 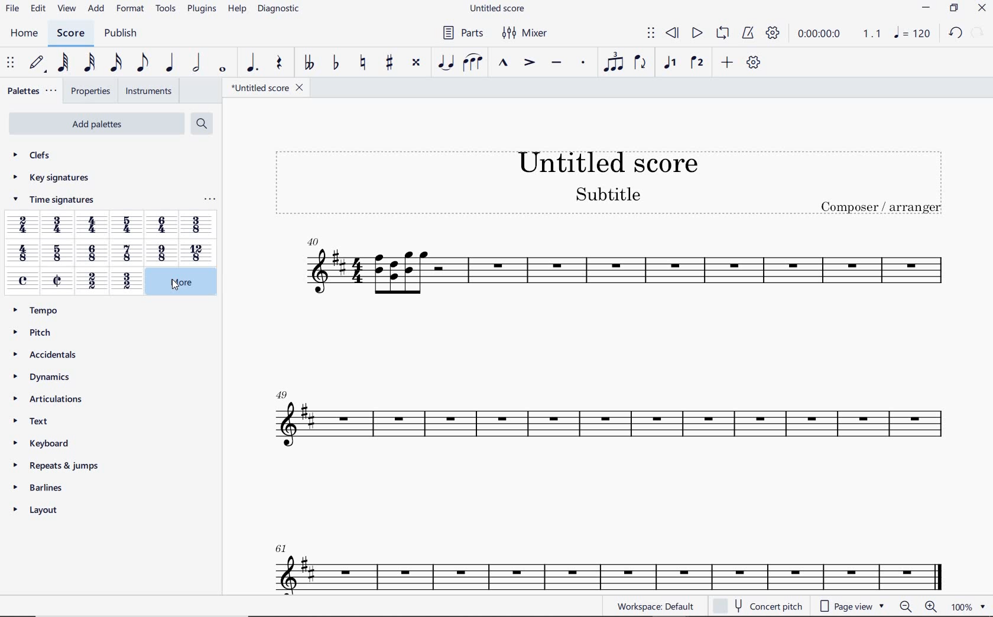 I want to click on FLIP DIRECTION, so click(x=640, y=63).